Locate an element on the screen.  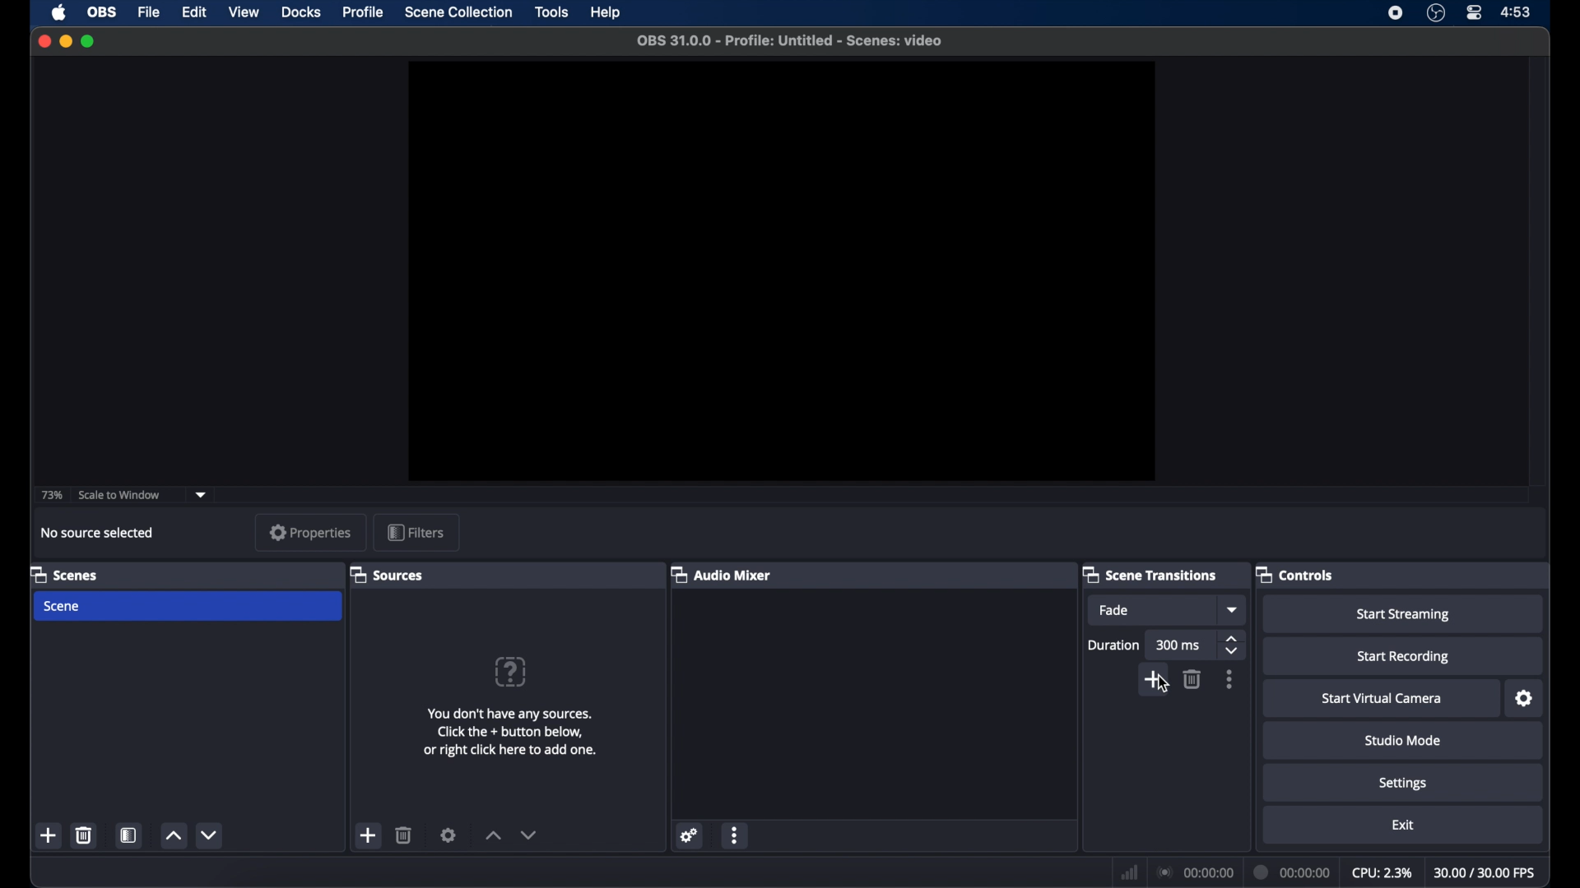
cpu is located at coordinates (1381, 872).